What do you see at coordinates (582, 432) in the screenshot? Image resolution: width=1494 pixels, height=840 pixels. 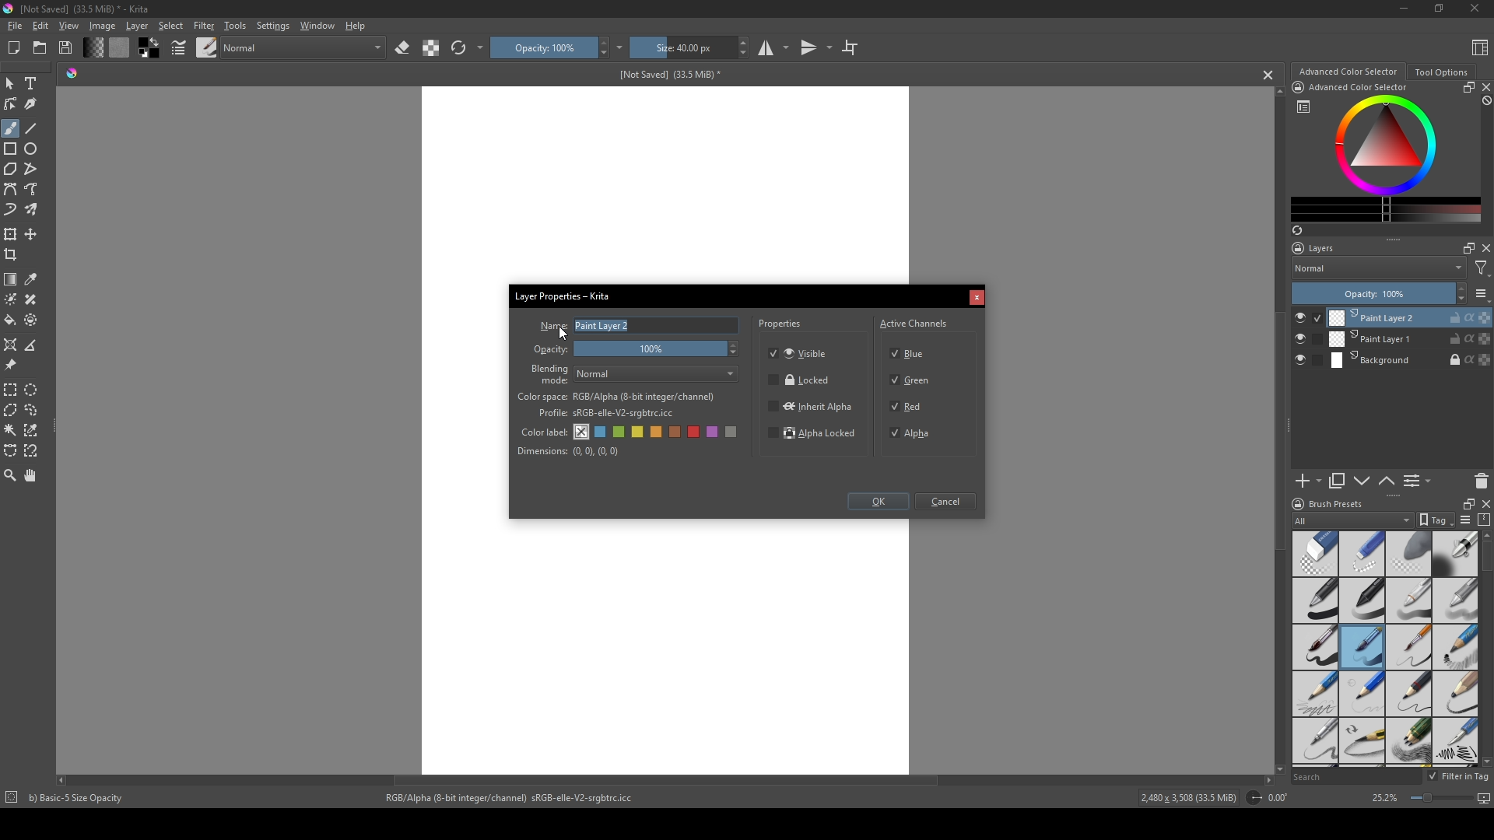 I see `no color` at bounding box center [582, 432].